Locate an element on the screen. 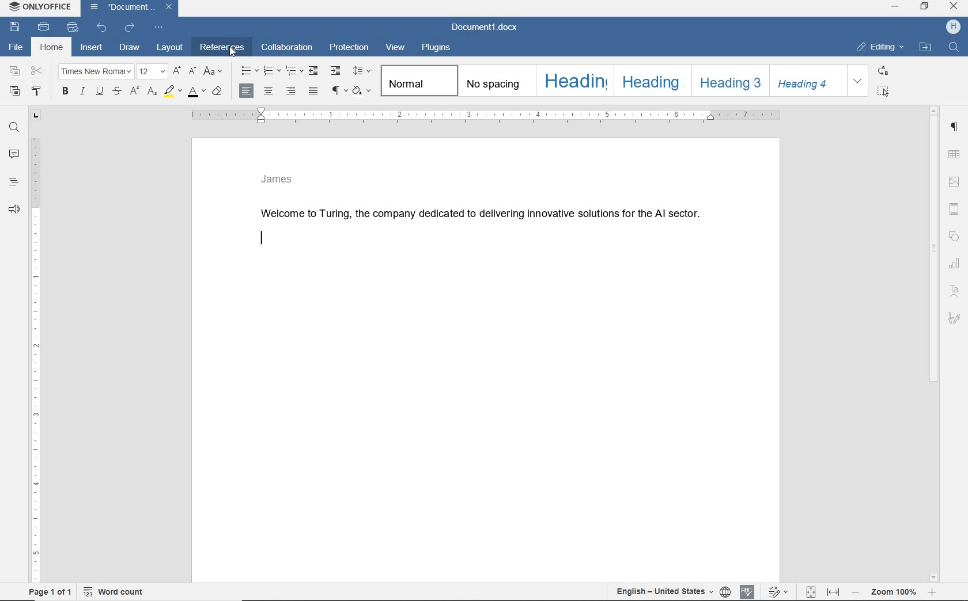  cut is located at coordinates (38, 71).